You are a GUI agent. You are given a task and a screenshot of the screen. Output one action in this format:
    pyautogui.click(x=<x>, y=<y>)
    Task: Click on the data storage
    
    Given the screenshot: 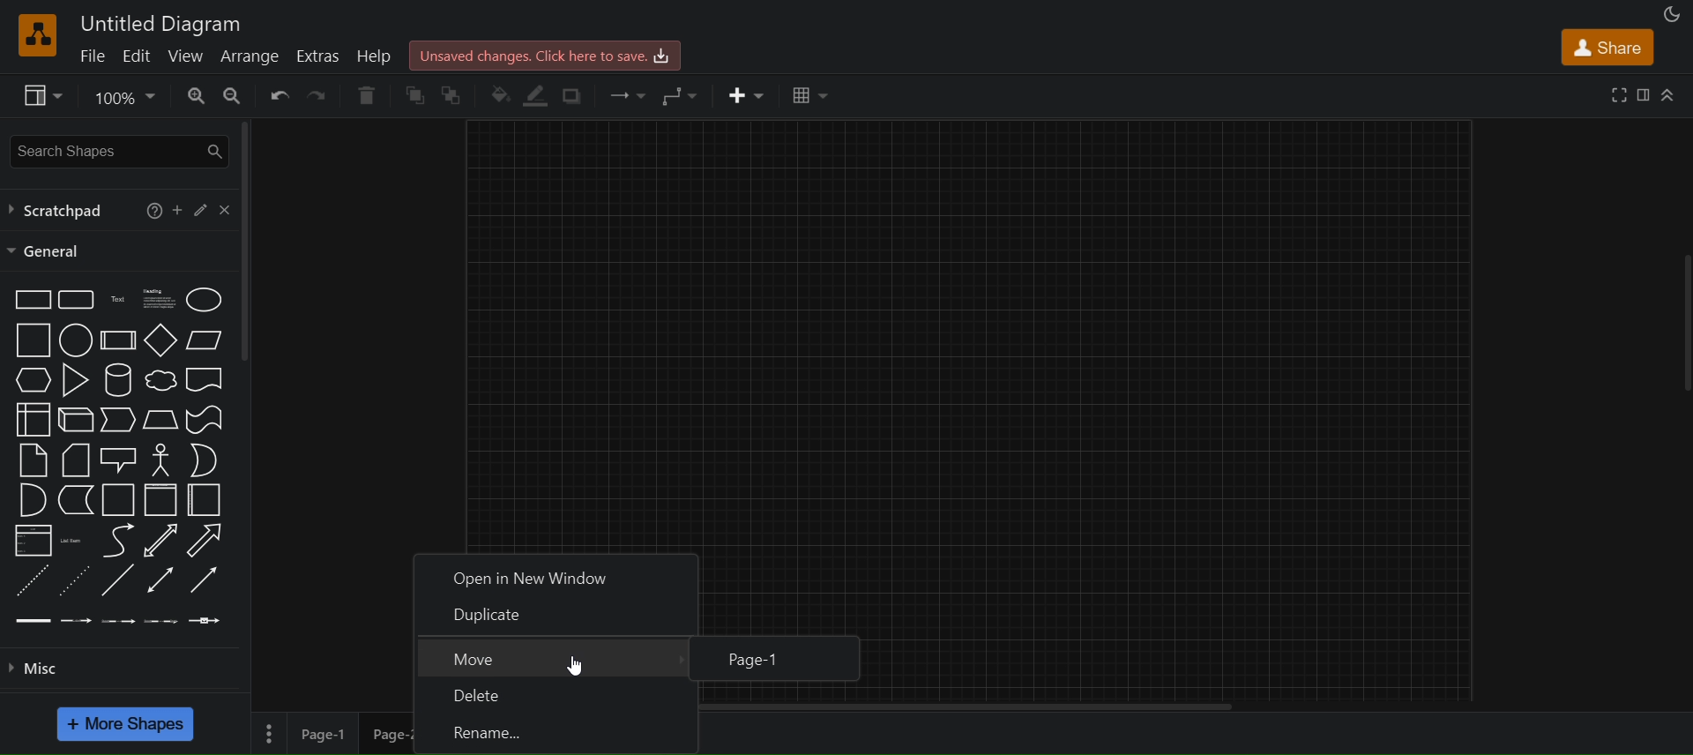 What is the action you would take?
    pyautogui.click(x=74, y=500)
    